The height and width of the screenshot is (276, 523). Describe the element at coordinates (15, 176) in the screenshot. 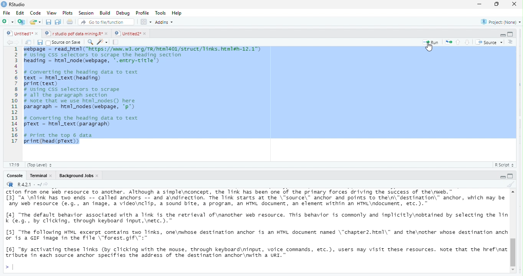

I see `Console` at that location.